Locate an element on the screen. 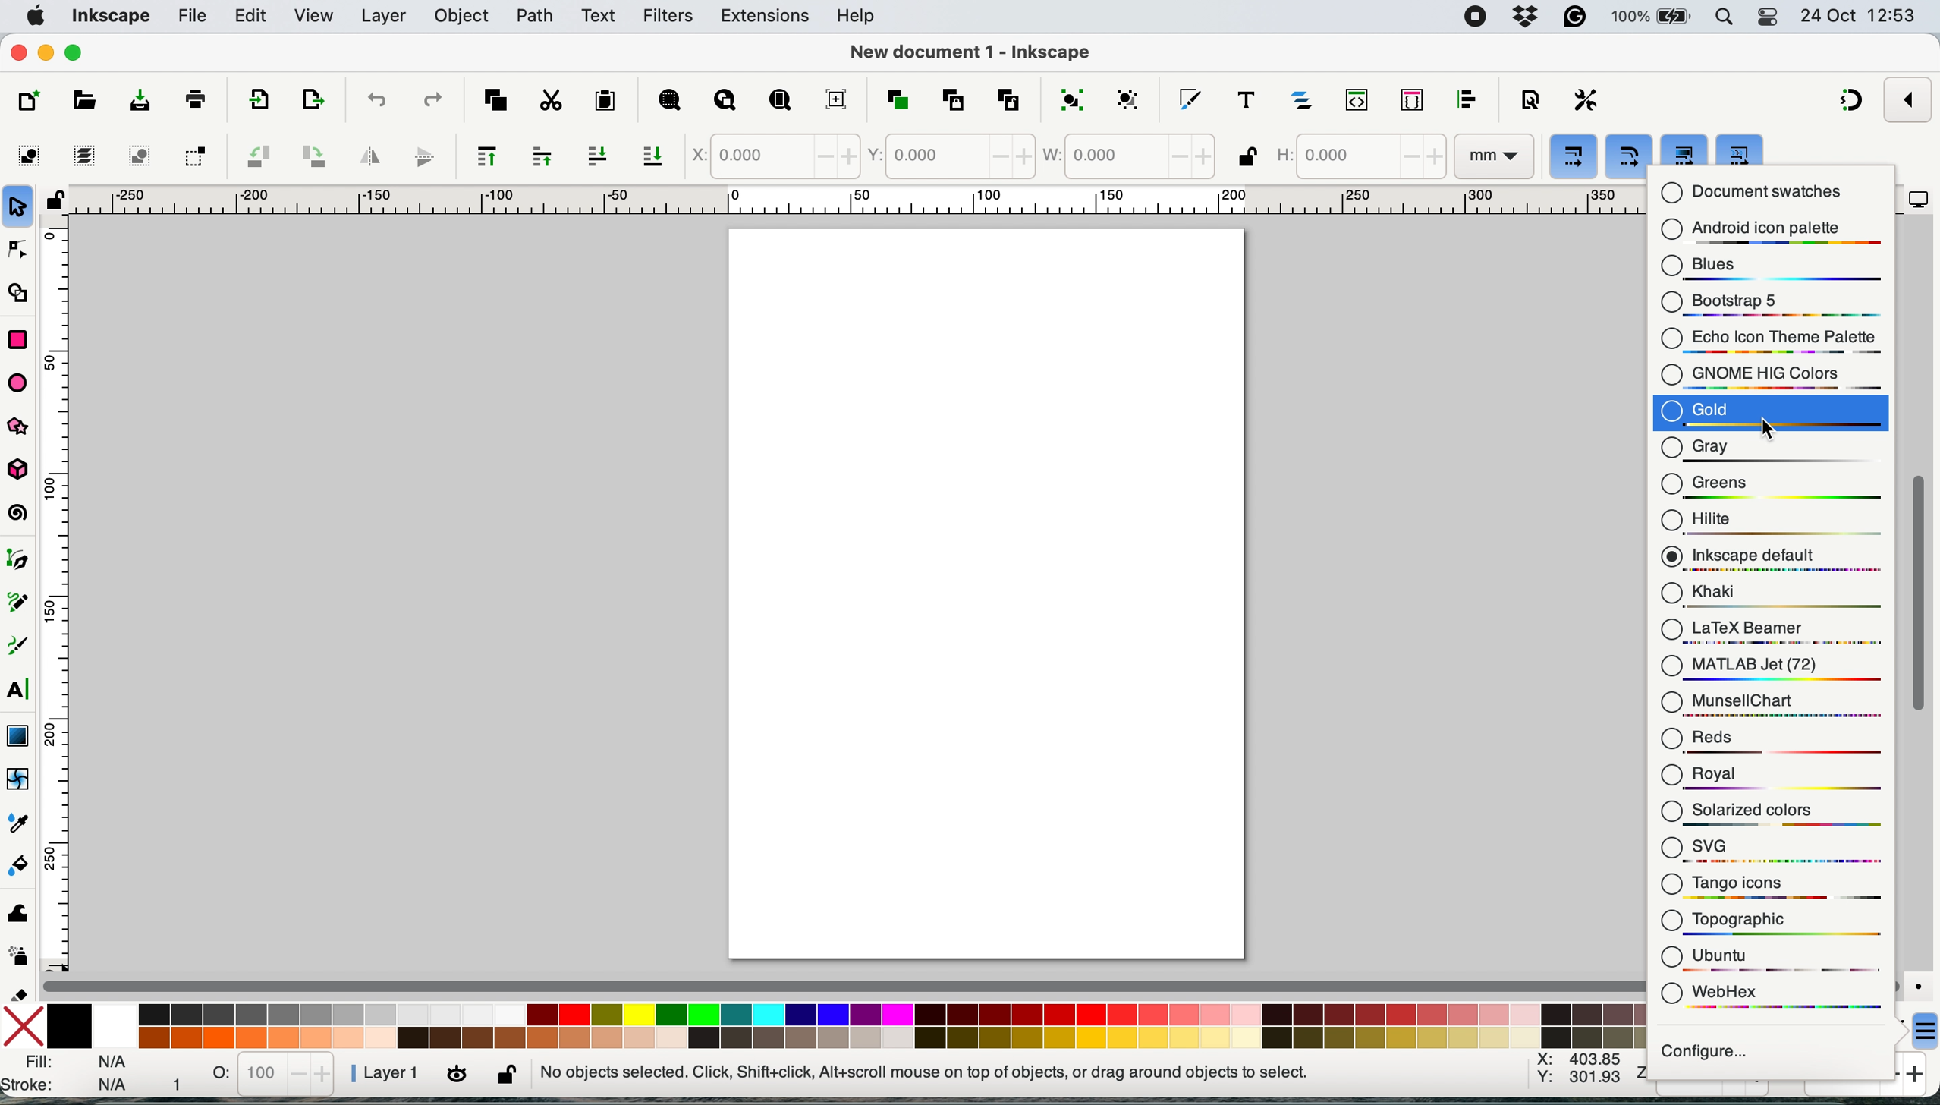 This screenshot has width=1940, height=1105. layer is located at coordinates (382, 18).